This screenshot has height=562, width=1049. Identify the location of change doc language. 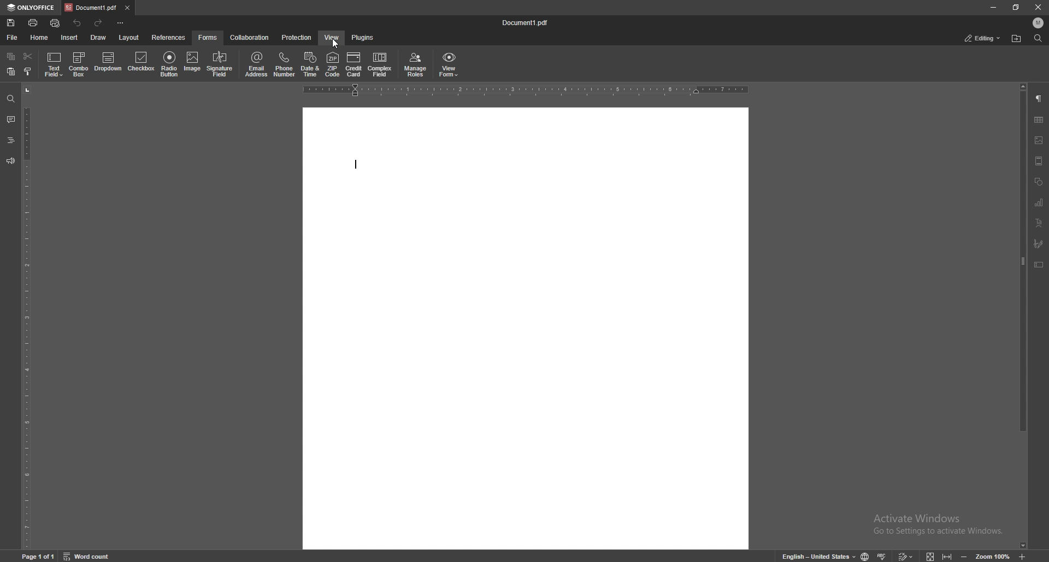
(865, 555).